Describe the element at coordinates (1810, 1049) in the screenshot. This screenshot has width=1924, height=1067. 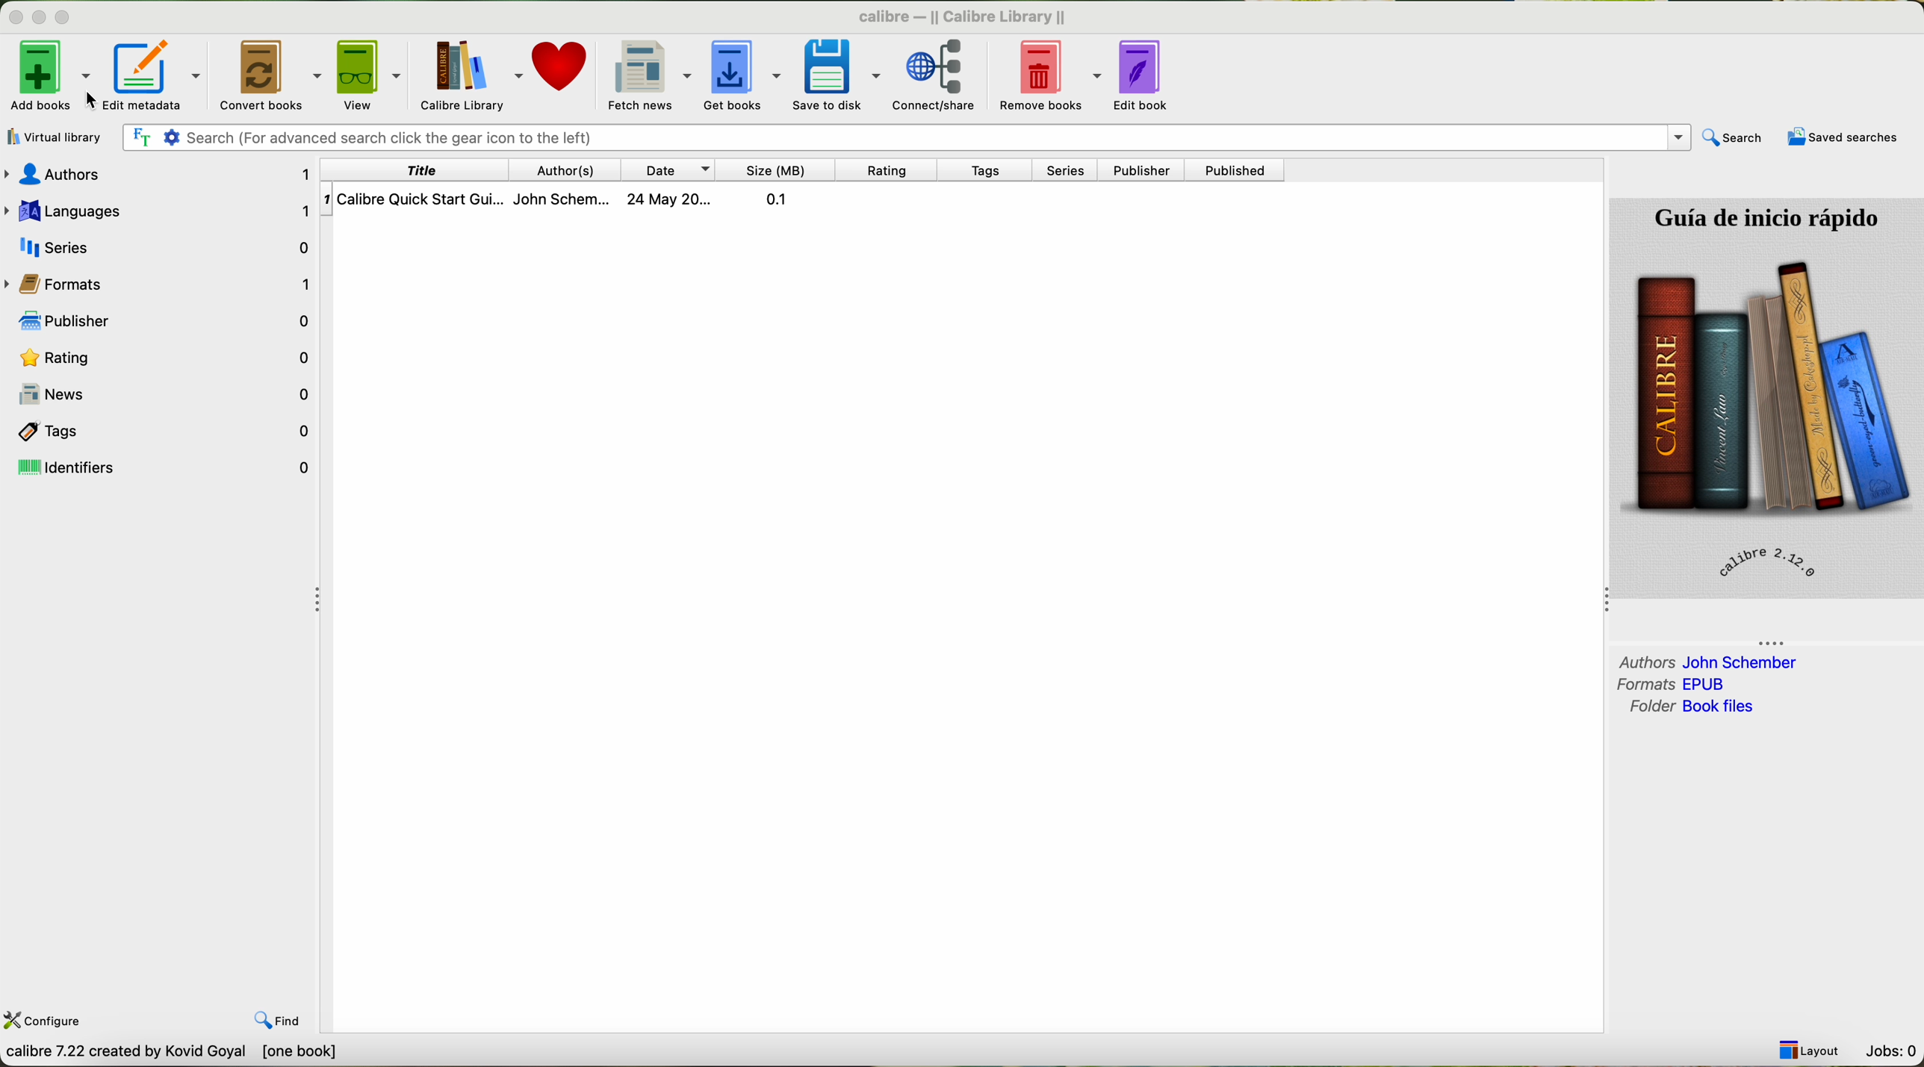
I see `layout` at that location.